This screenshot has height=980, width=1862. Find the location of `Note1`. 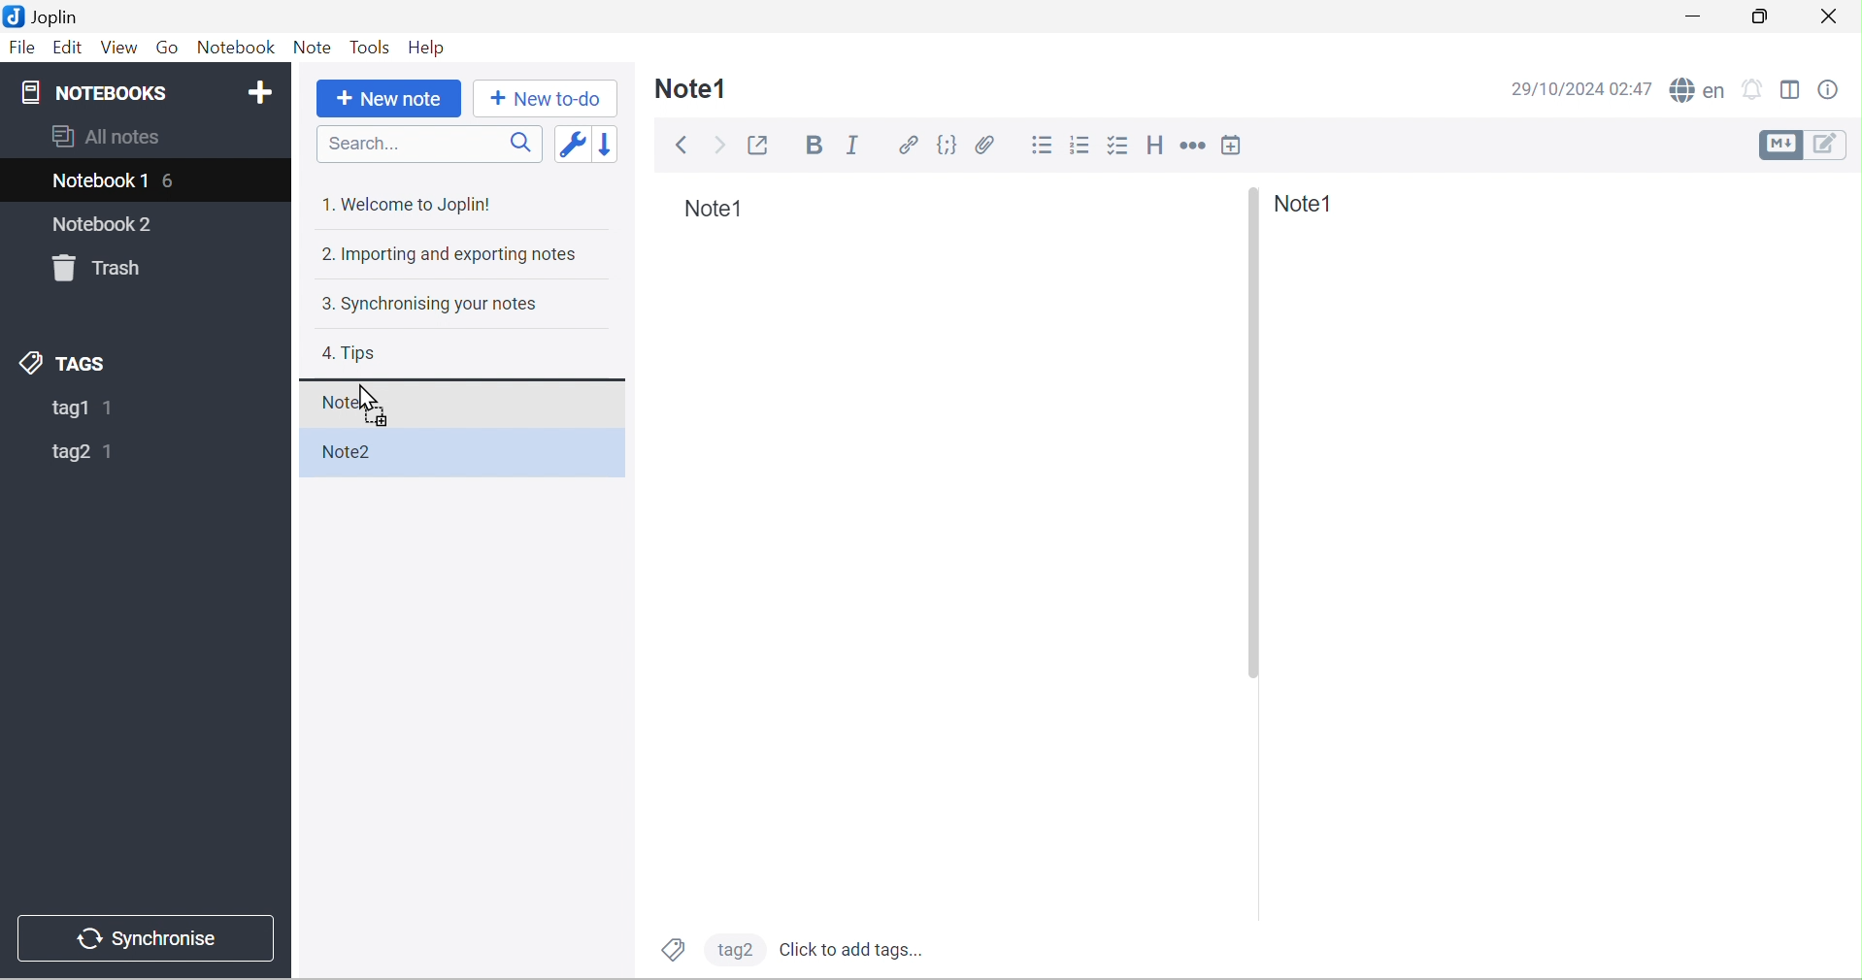

Note1 is located at coordinates (349, 404).